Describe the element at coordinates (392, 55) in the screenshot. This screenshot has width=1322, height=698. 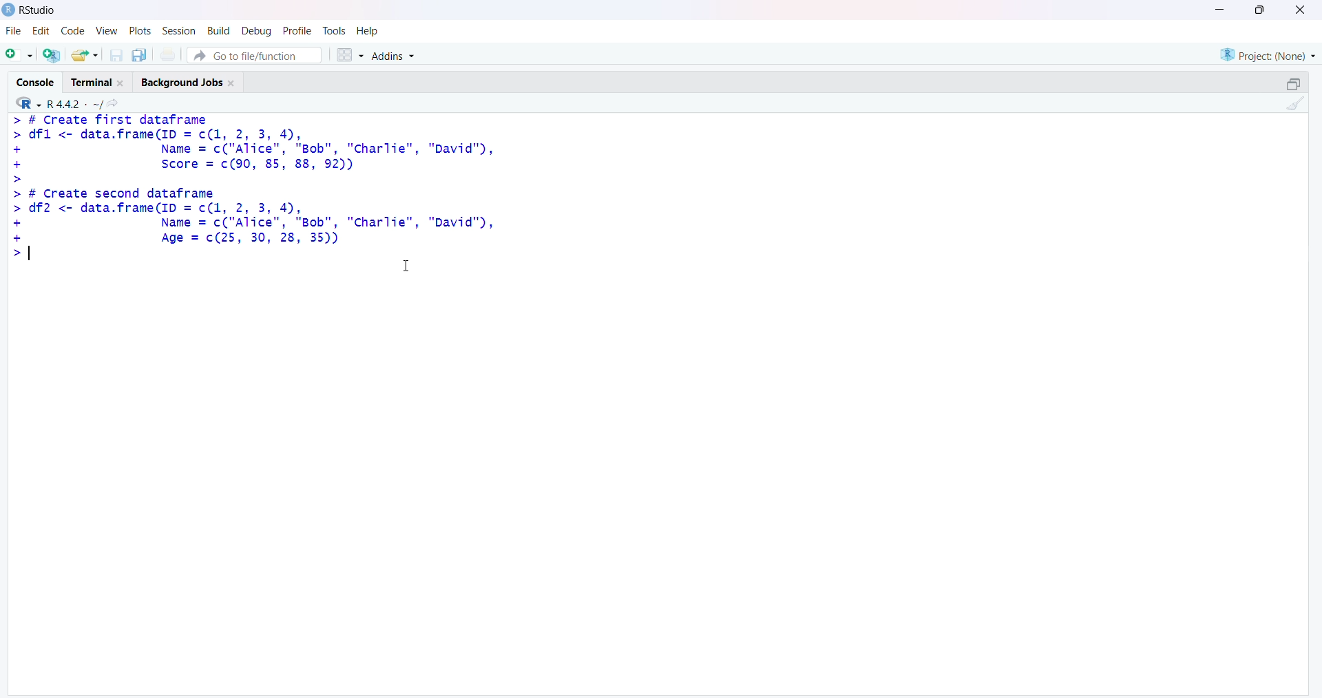
I see `Addins ` at that location.